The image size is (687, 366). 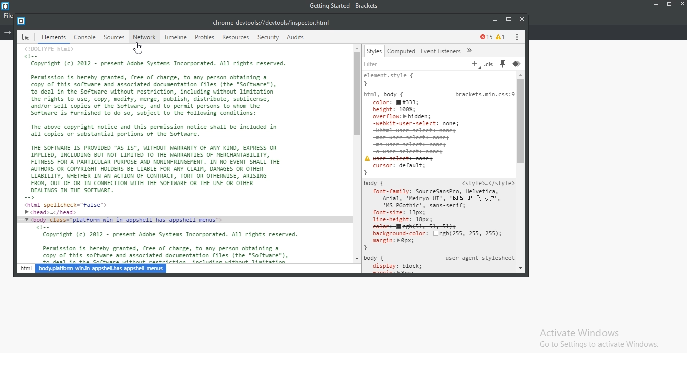 I want to click on elements, so click(x=52, y=38).